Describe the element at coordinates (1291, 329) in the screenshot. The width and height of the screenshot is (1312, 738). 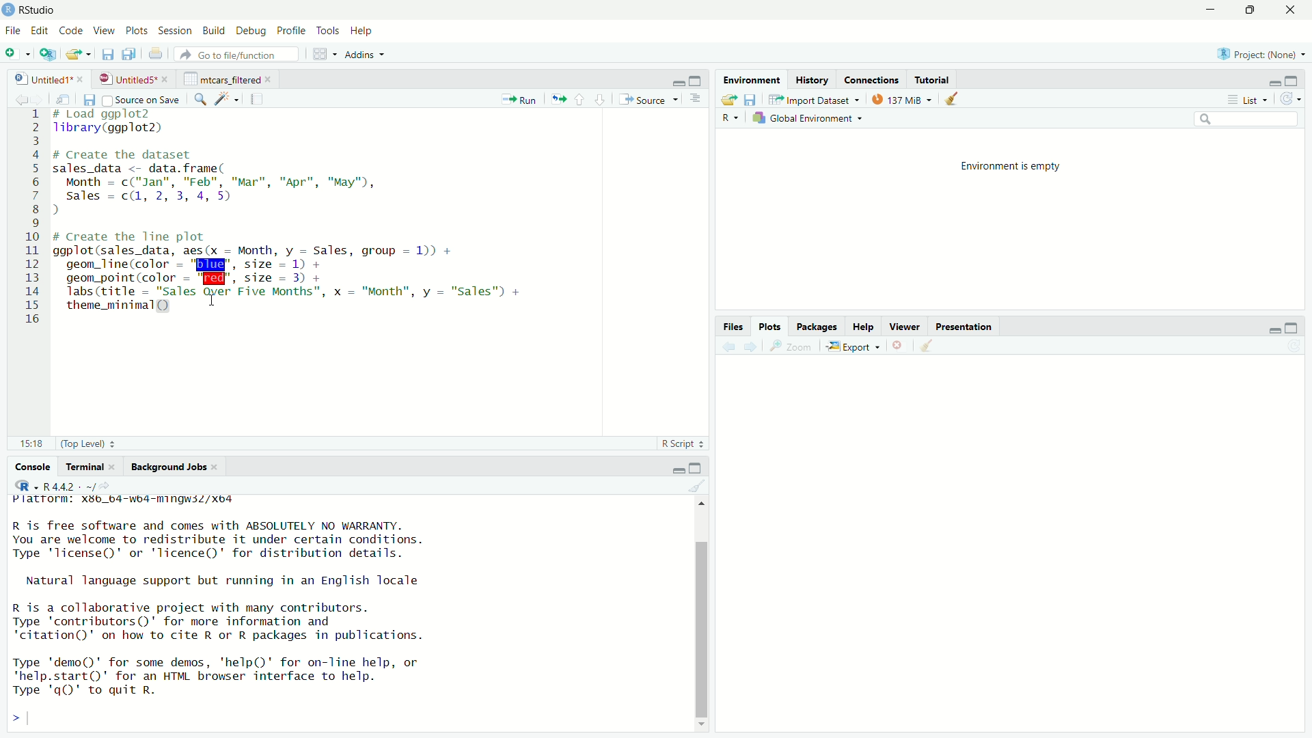
I see `maximize` at that location.